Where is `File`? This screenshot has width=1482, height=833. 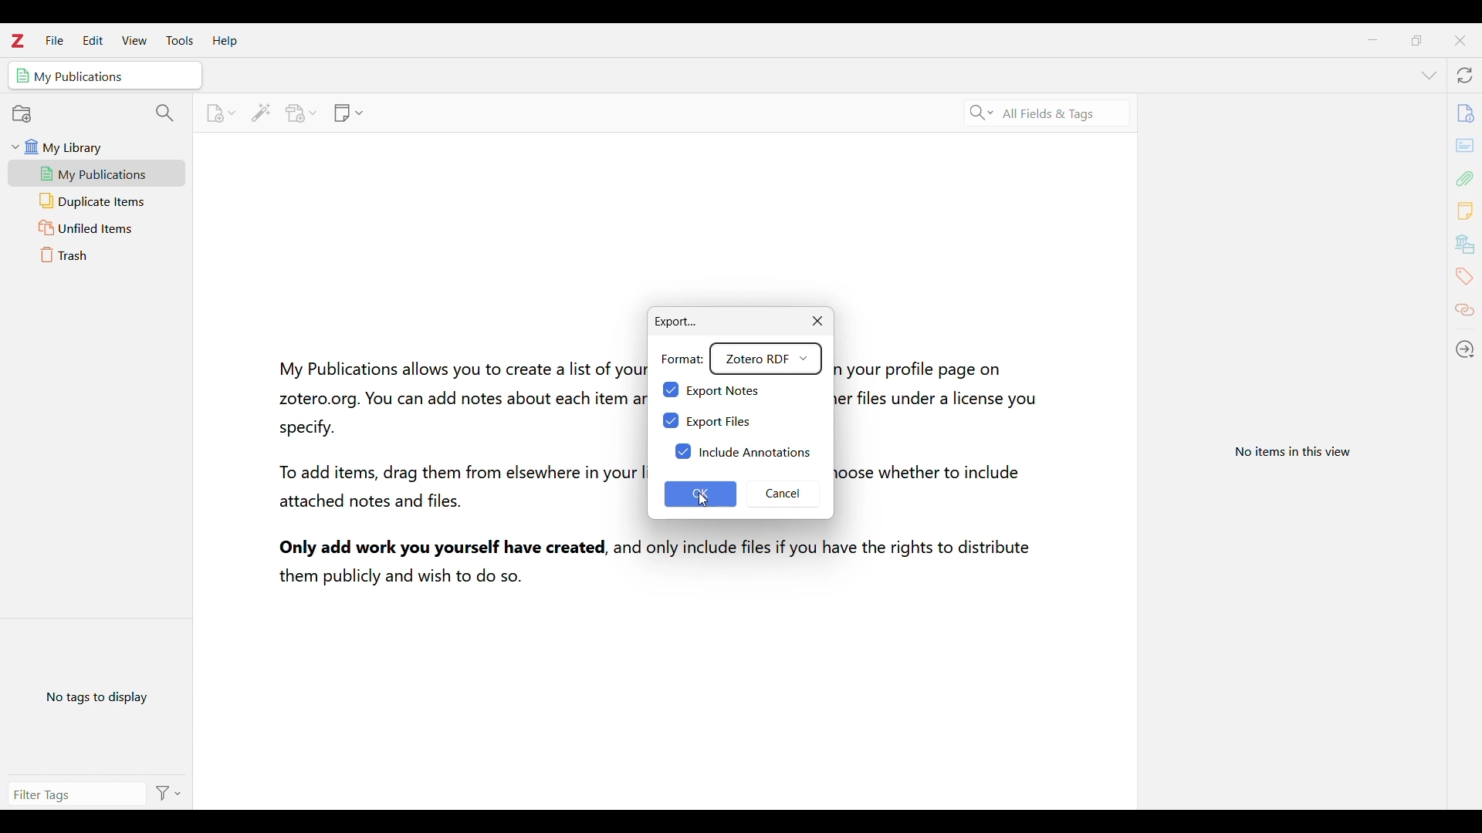 File is located at coordinates (54, 40).